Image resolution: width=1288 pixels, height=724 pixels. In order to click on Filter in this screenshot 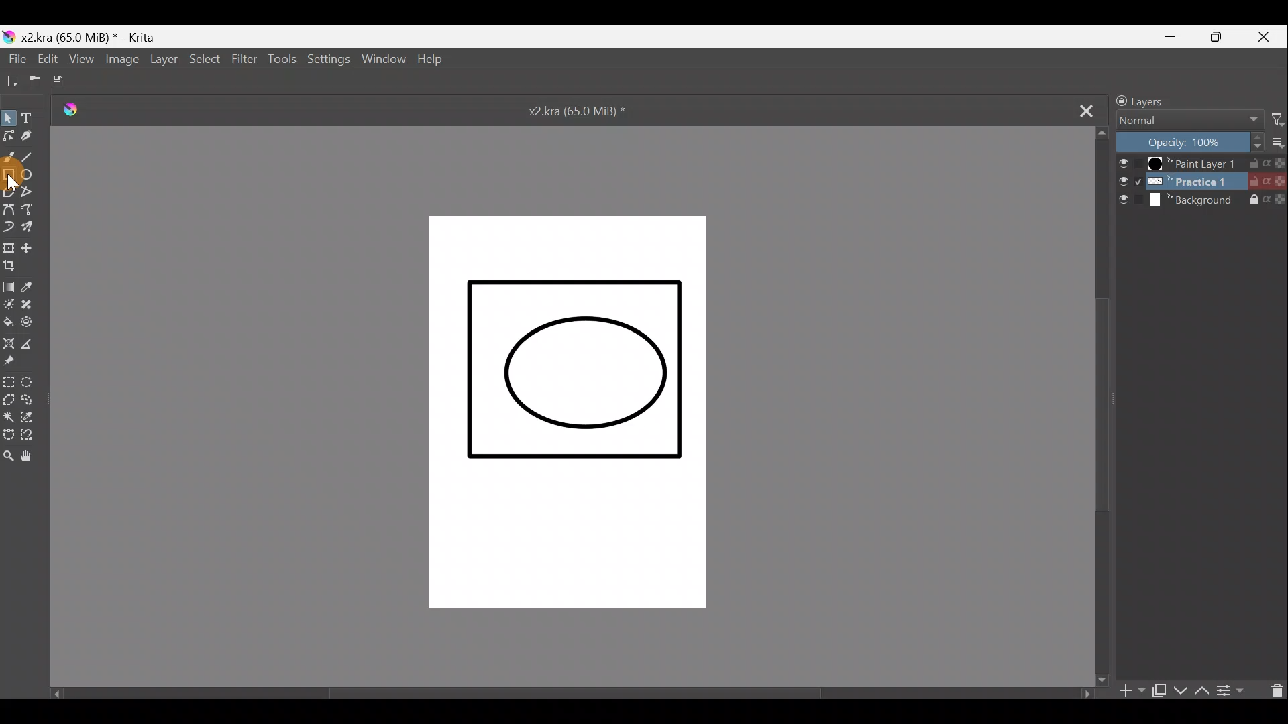, I will do `click(1279, 117)`.